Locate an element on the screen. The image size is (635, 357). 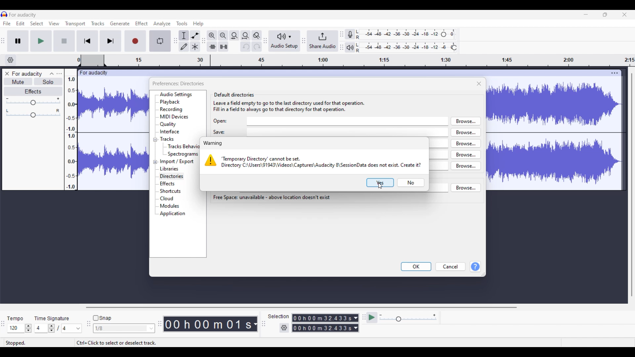
MIDI devices is located at coordinates (174, 117).